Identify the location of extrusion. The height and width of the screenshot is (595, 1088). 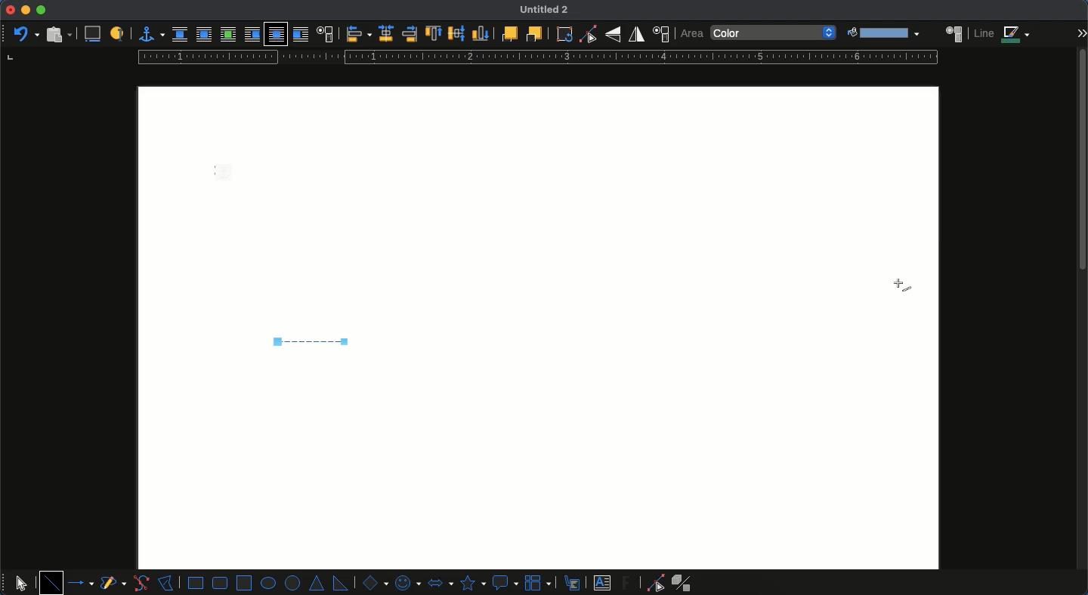
(685, 583).